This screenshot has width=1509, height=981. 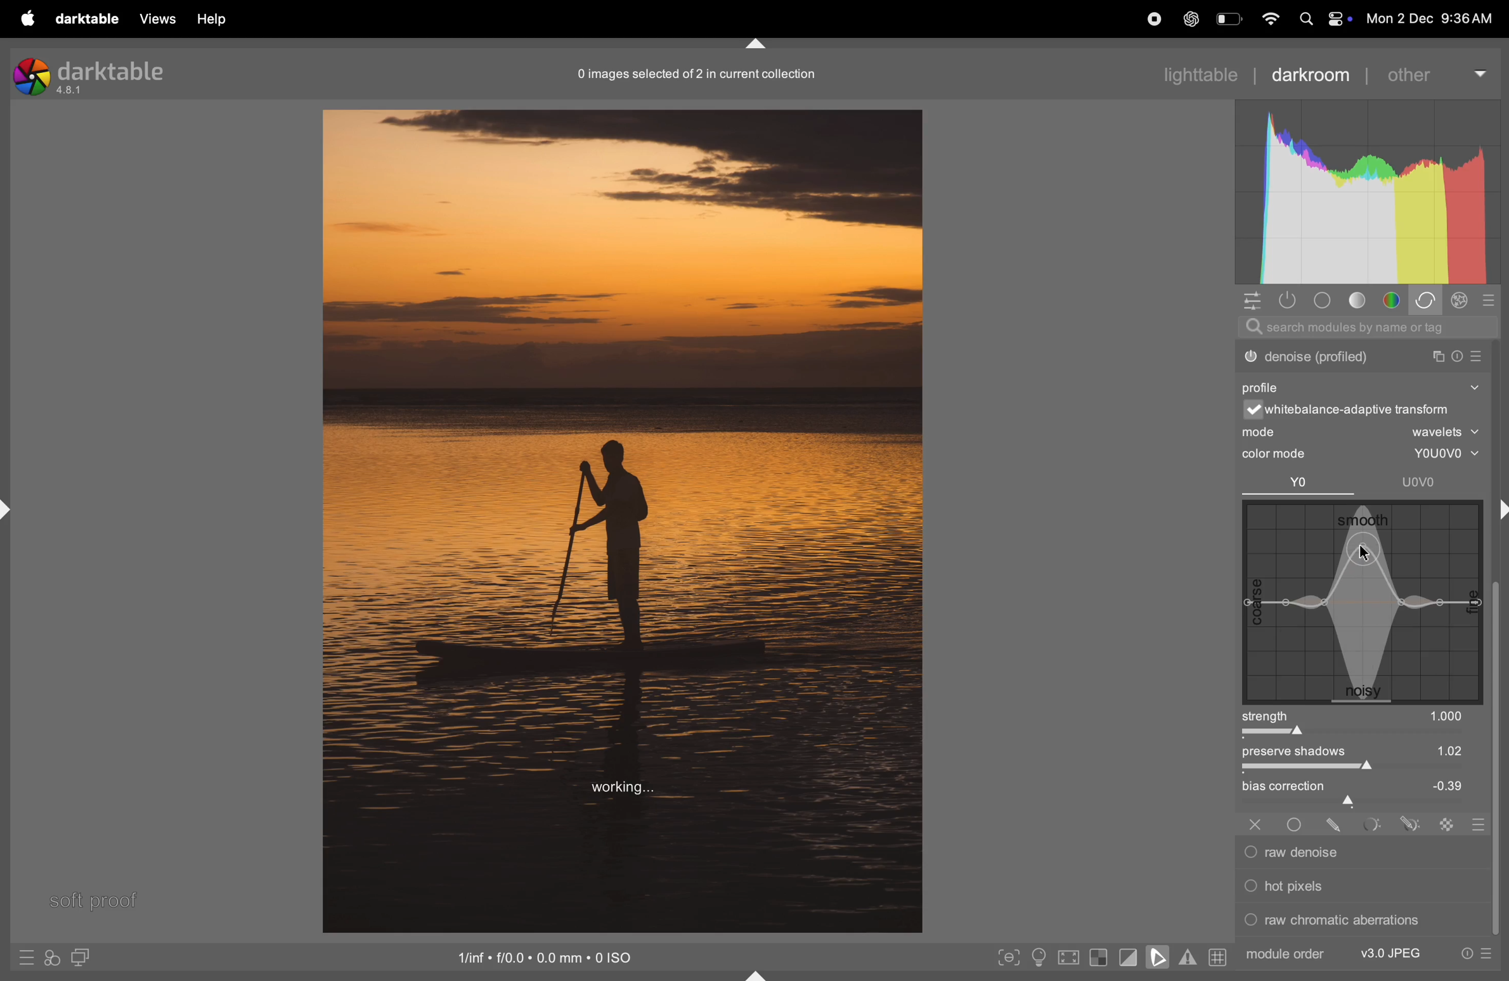 What do you see at coordinates (1439, 71) in the screenshot?
I see `other` at bounding box center [1439, 71].